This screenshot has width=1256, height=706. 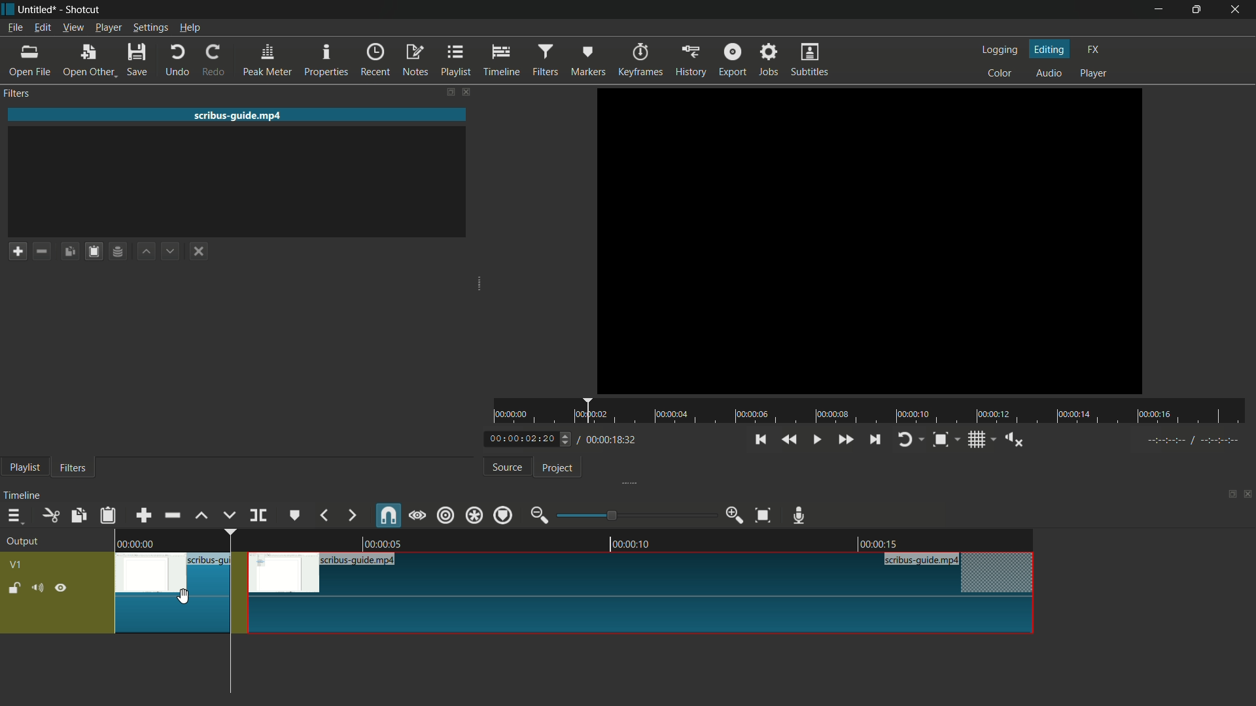 What do you see at coordinates (326, 59) in the screenshot?
I see `properties` at bounding box center [326, 59].